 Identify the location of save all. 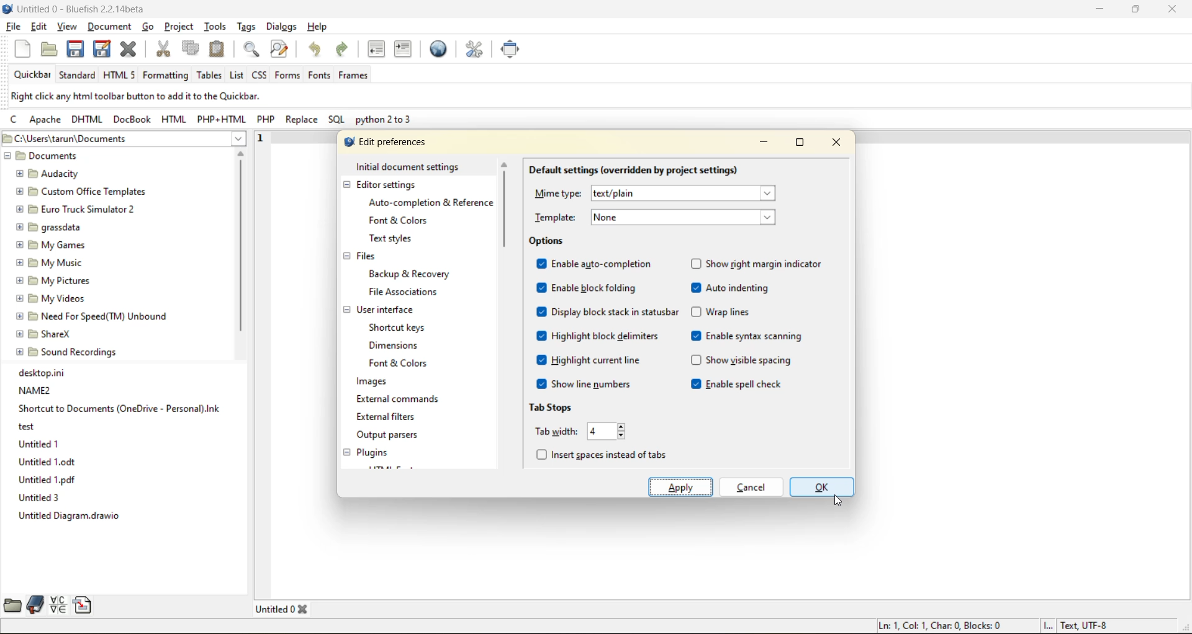
(101, 48).